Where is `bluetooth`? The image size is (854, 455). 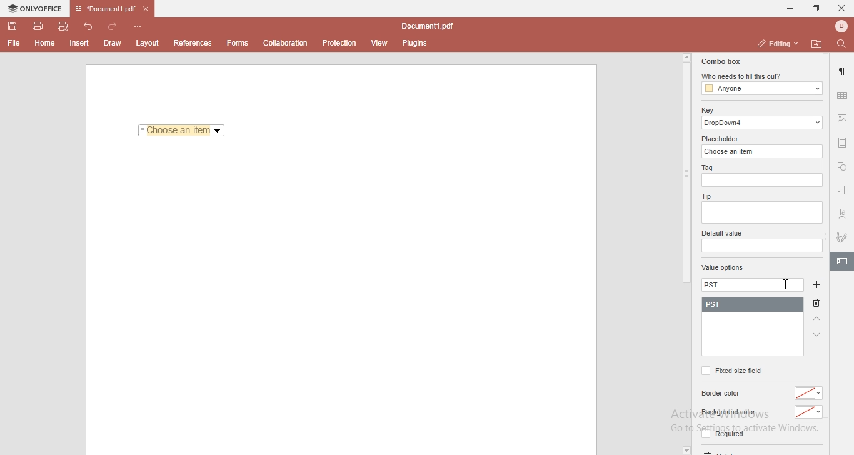
bluetooth is located at coordinates (838, 26).